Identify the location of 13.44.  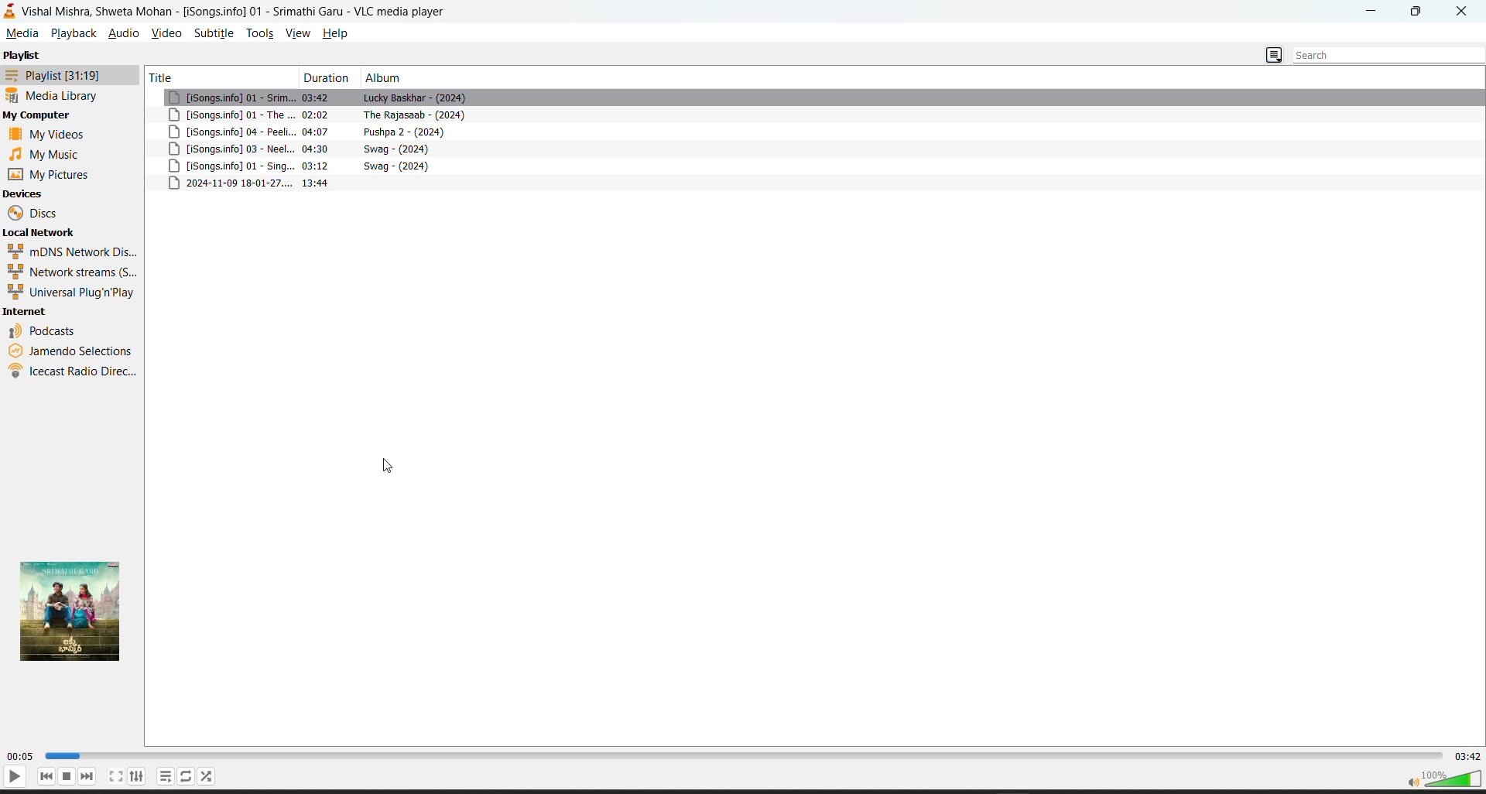
(317, 183).